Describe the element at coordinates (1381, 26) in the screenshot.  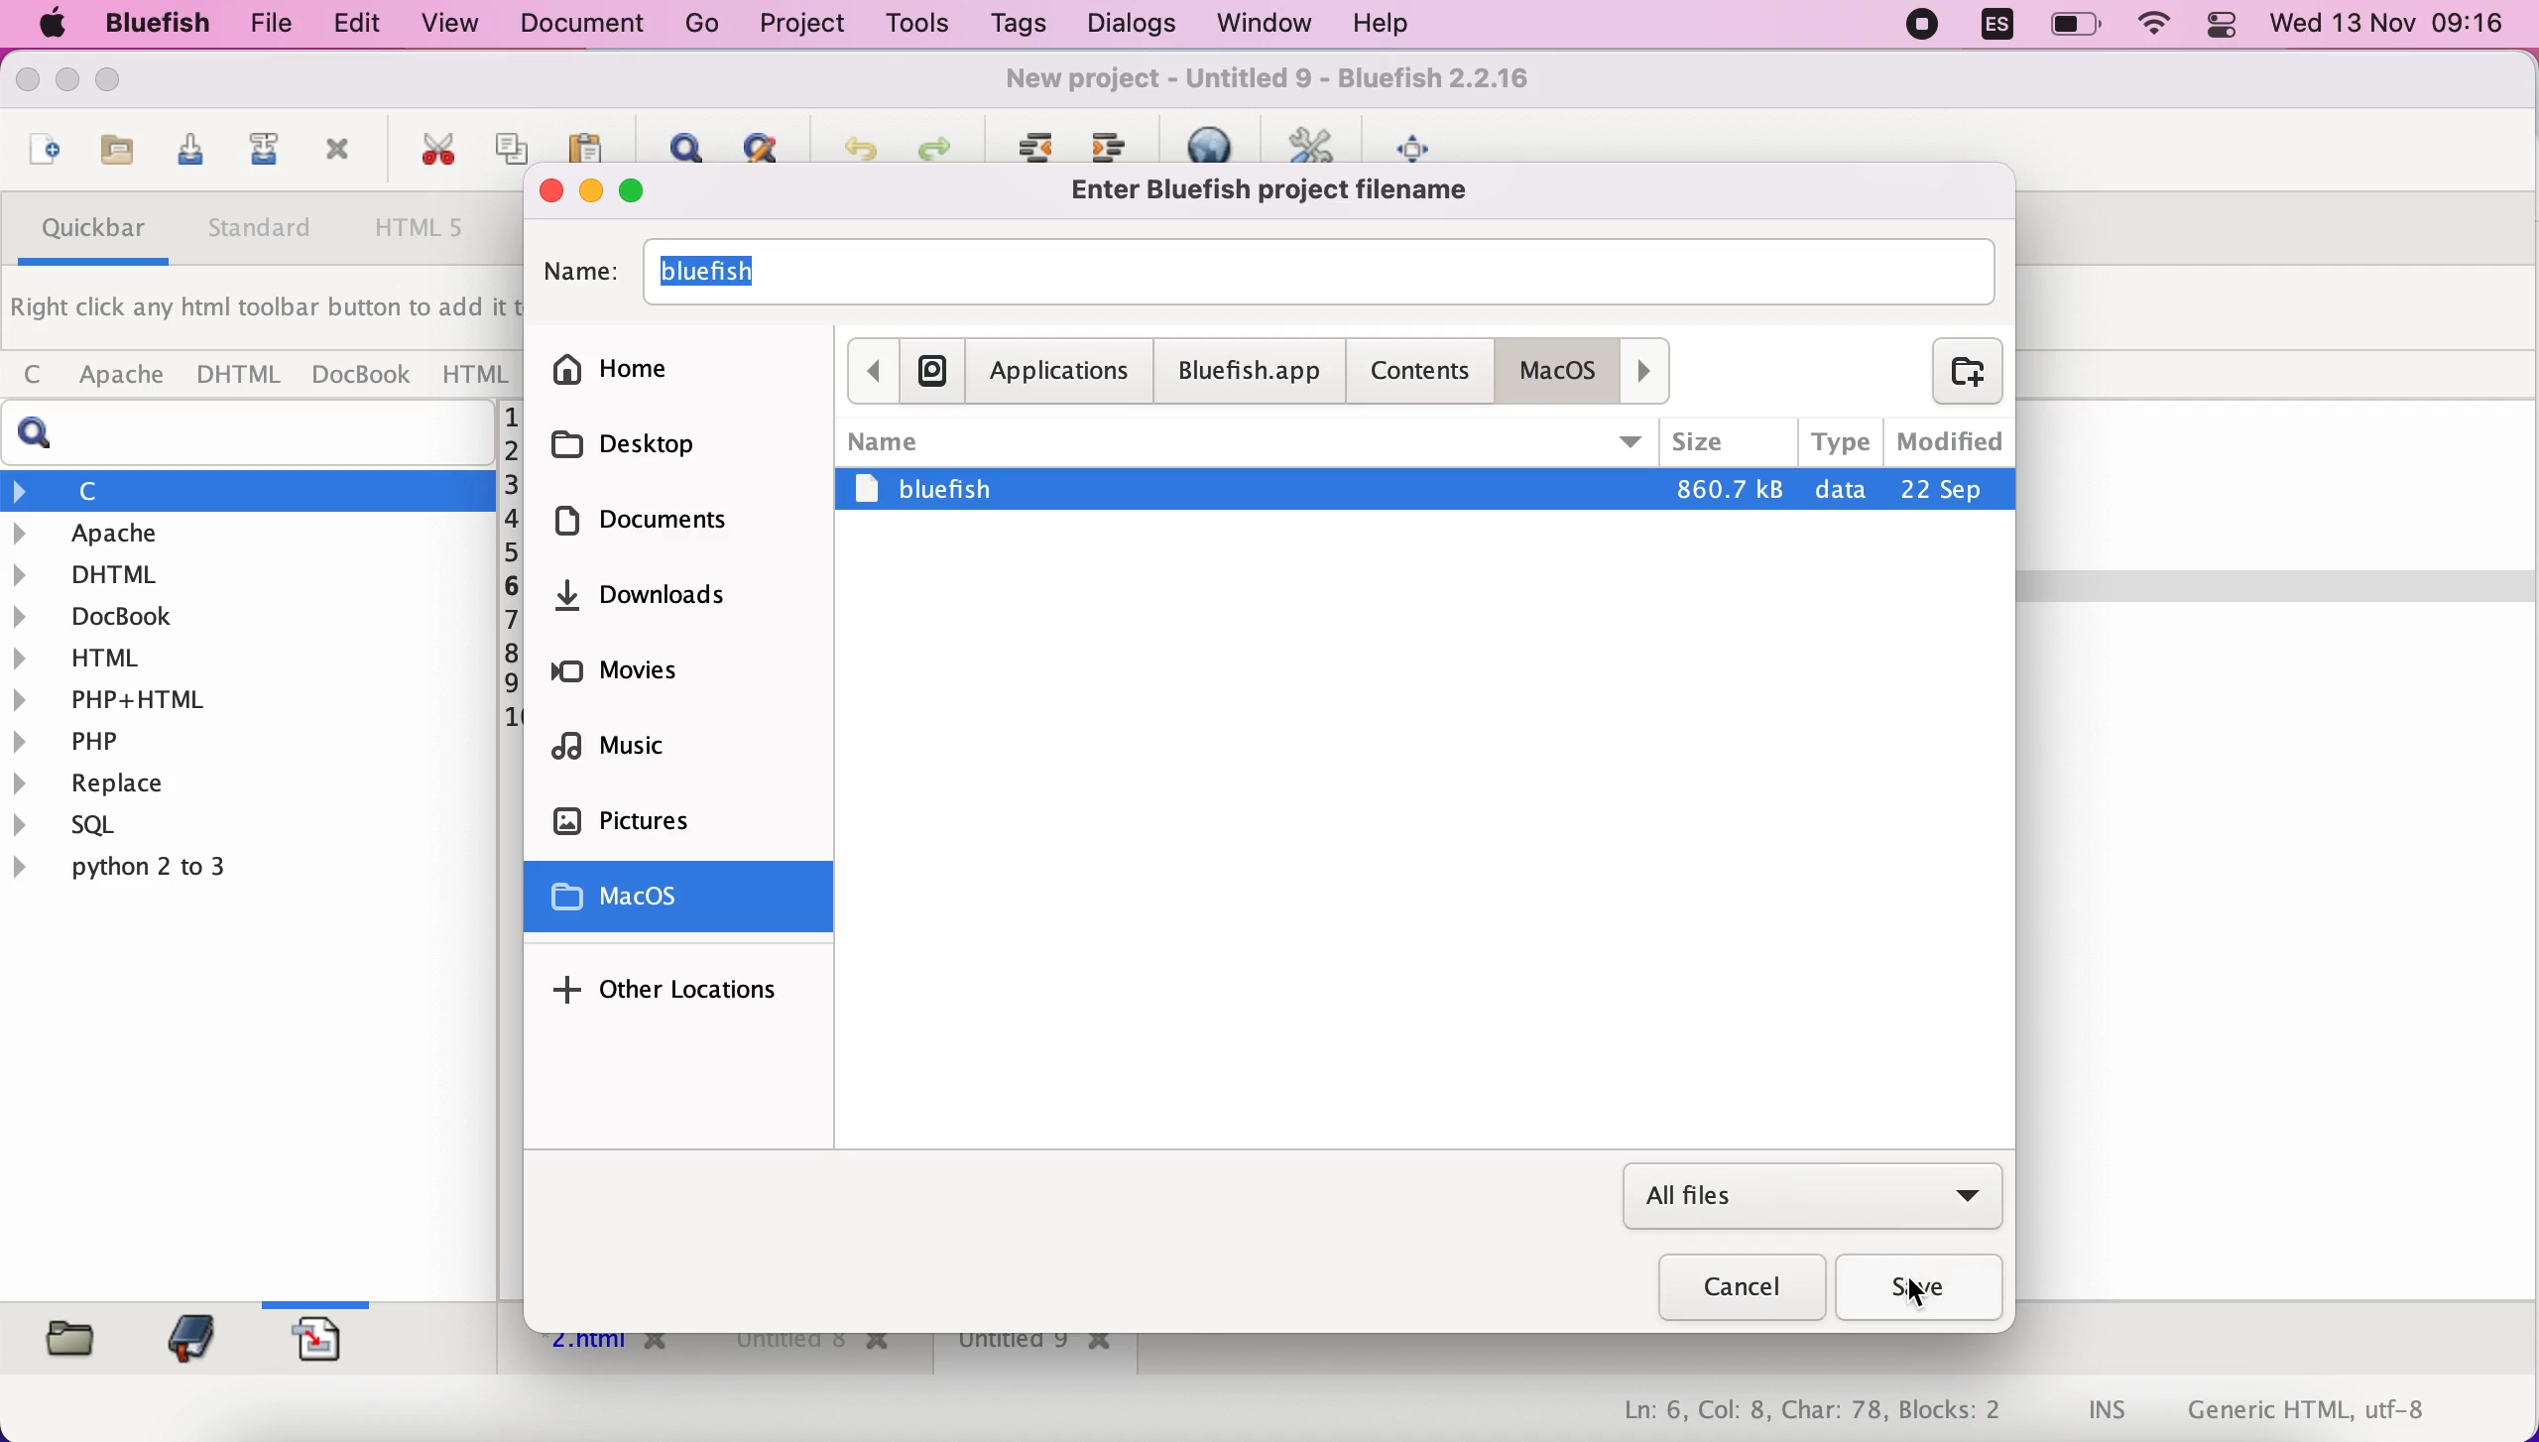
I see `help` at that location.